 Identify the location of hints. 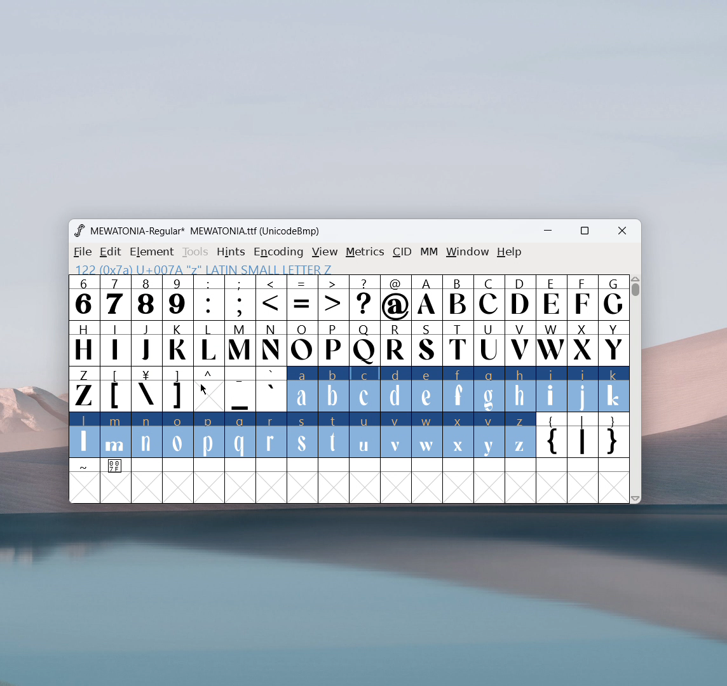
(232, 252).